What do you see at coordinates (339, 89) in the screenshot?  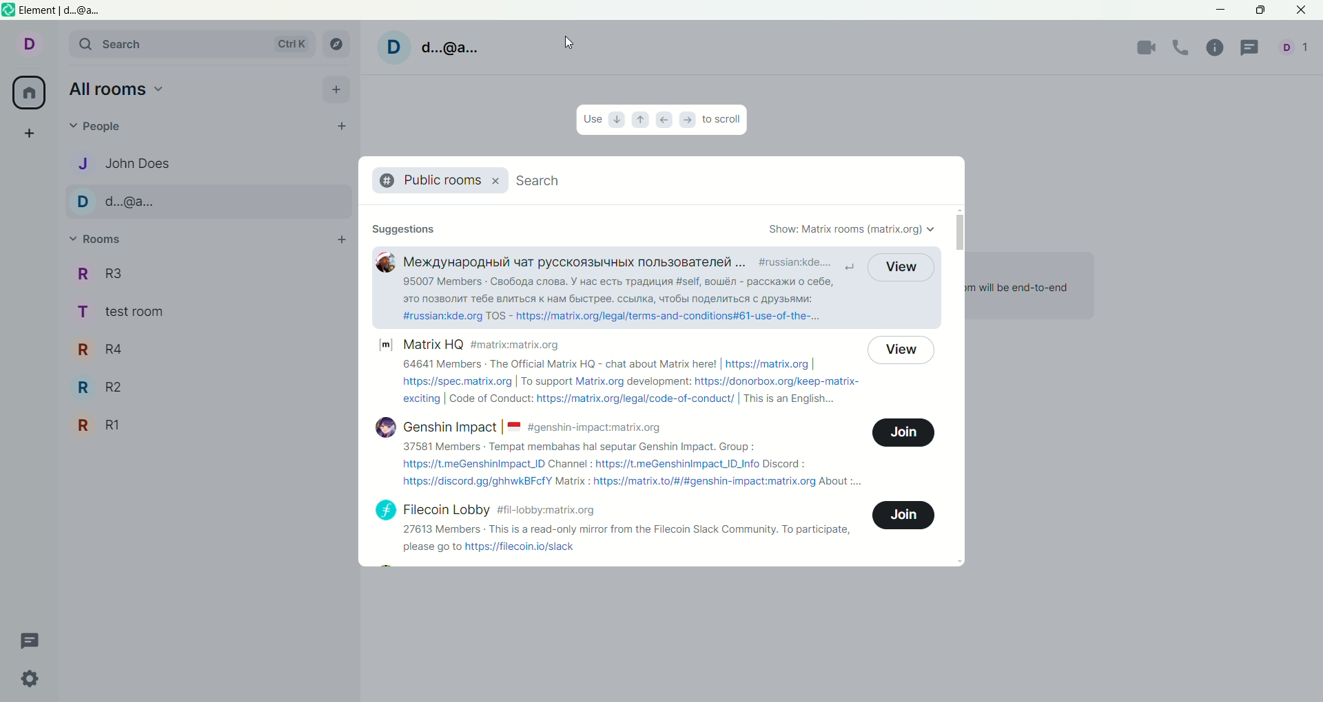 I see `add` at bounding box center [339, 89].